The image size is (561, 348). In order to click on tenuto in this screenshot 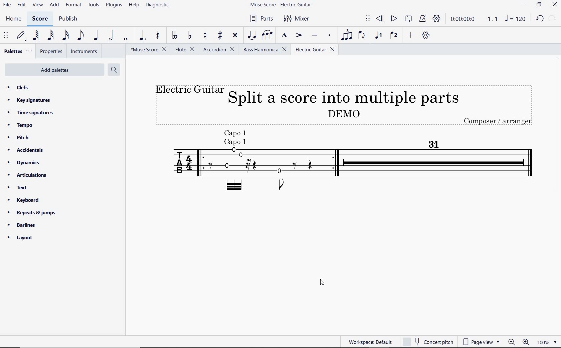, I will do `click(314, 36)`.